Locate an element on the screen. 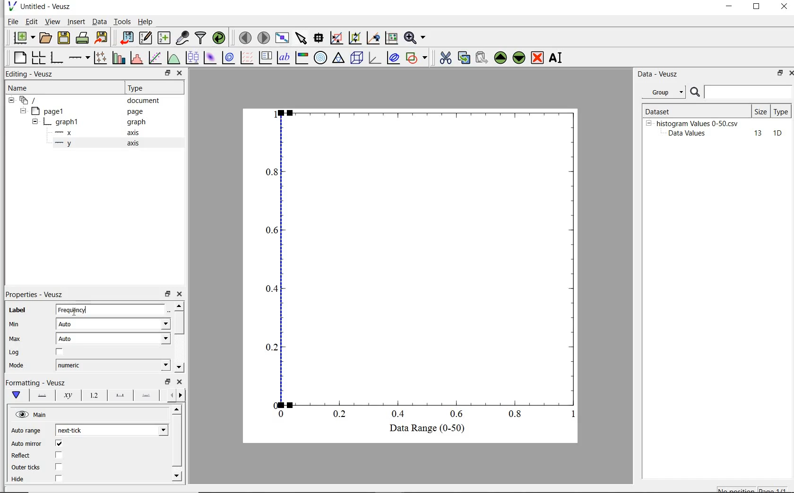  Data is located at coordinates (99, 21).